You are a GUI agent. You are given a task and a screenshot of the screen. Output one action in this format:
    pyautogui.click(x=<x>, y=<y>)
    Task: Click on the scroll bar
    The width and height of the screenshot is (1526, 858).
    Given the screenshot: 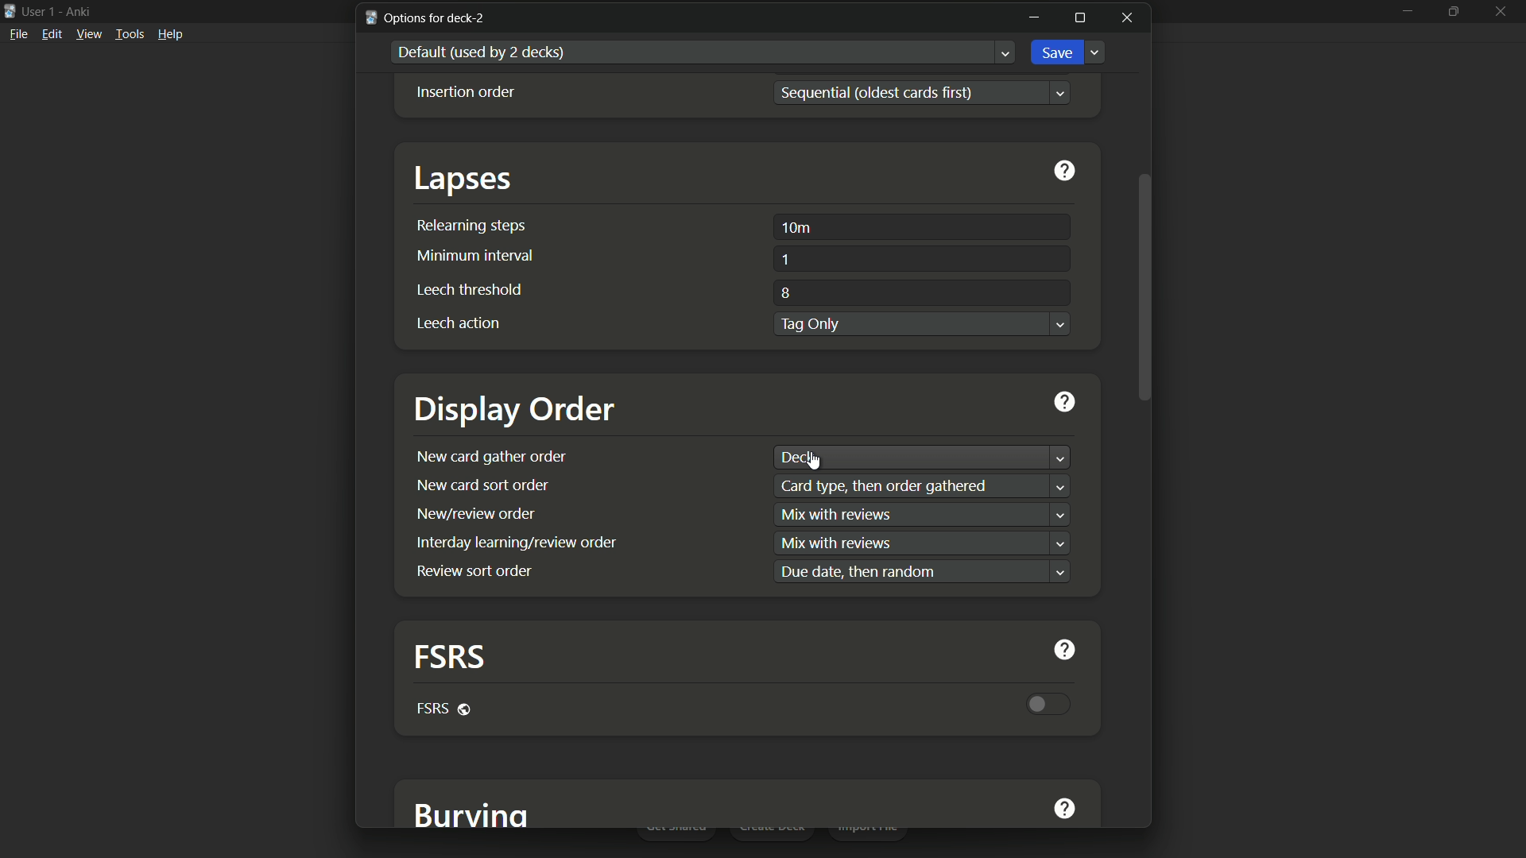 What is the action you would take?
    pyautogui.click(x=1143, y=288)
    